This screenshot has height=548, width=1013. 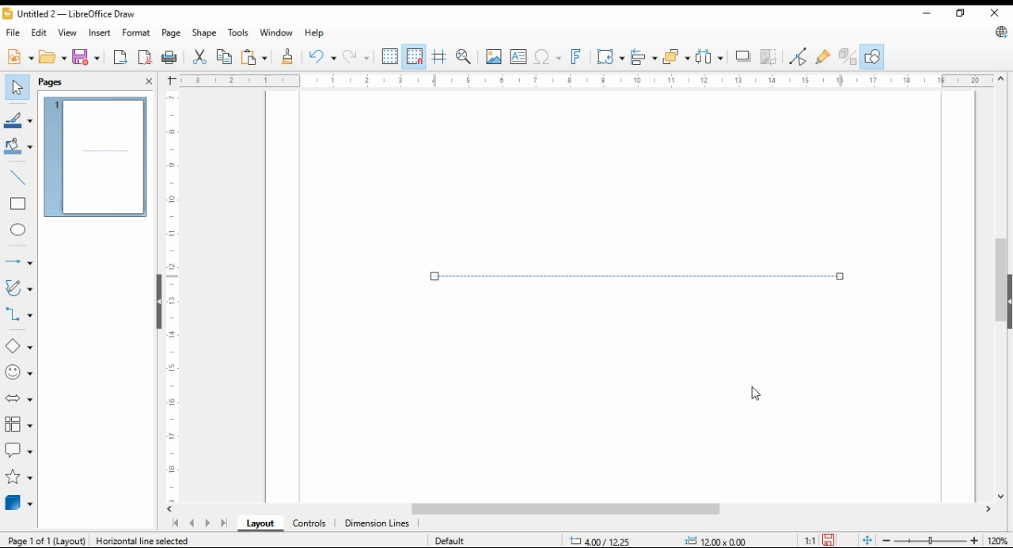 I want to click on page 1 of 1, so click(x=45, y=539).